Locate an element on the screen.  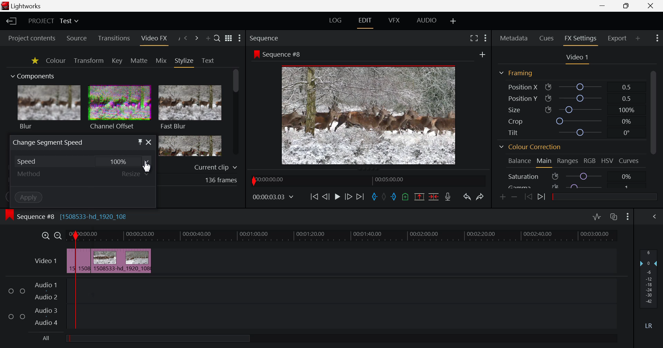
Crop is located at coordinates (570, 120).